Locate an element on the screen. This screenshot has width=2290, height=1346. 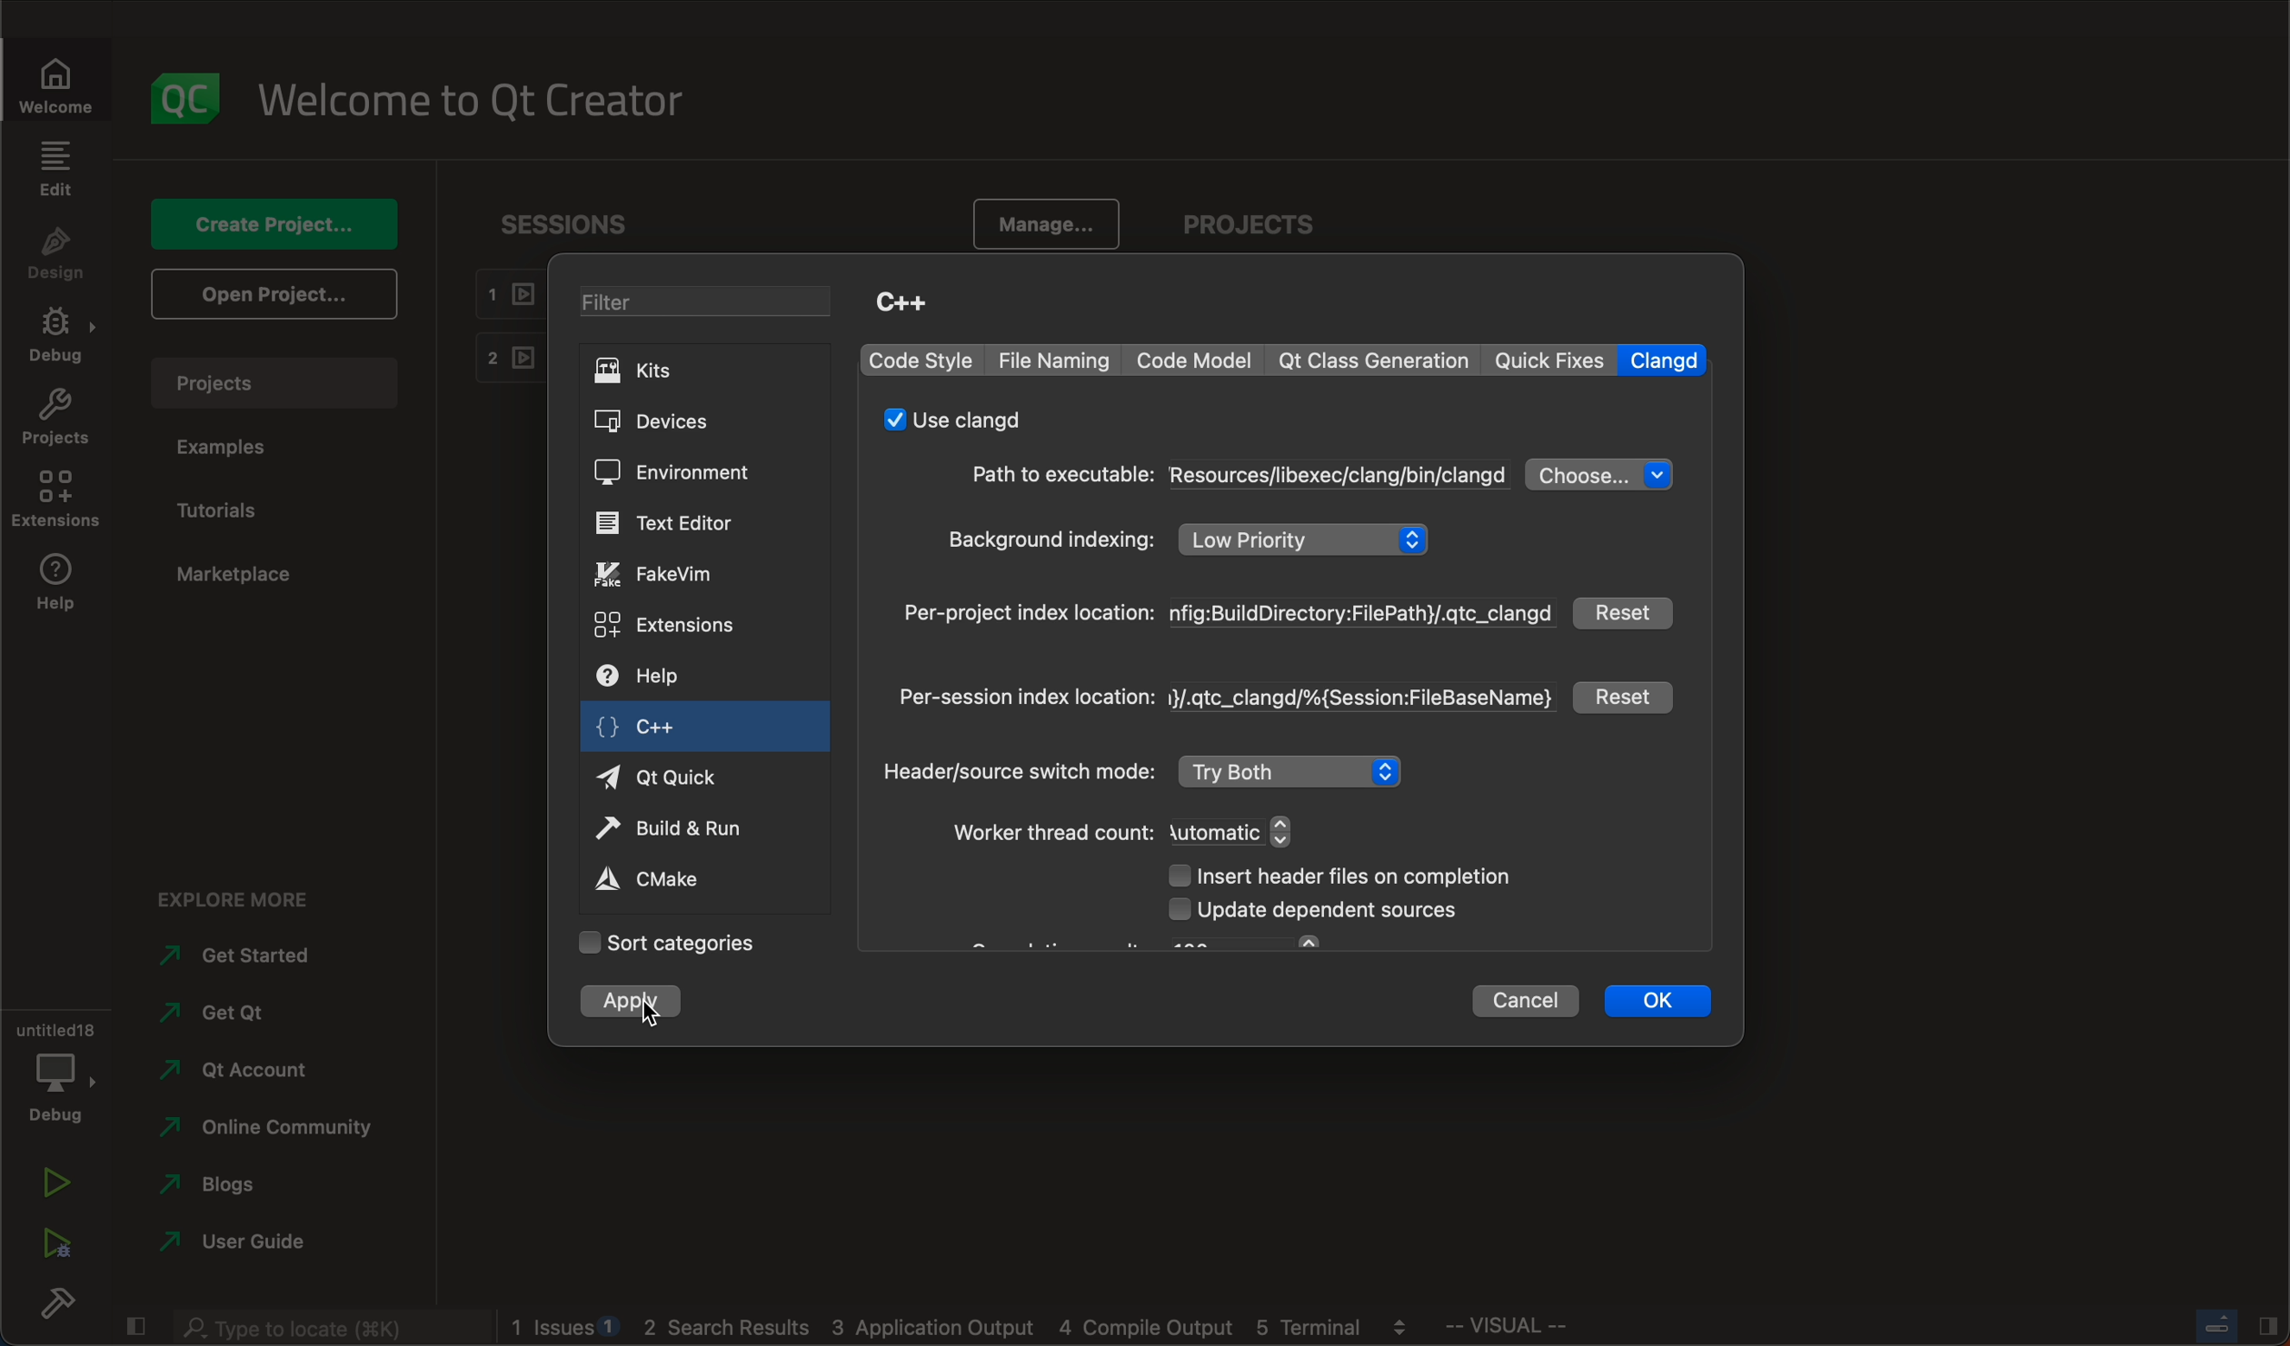
get qt is located at coordinates (233, 1014).